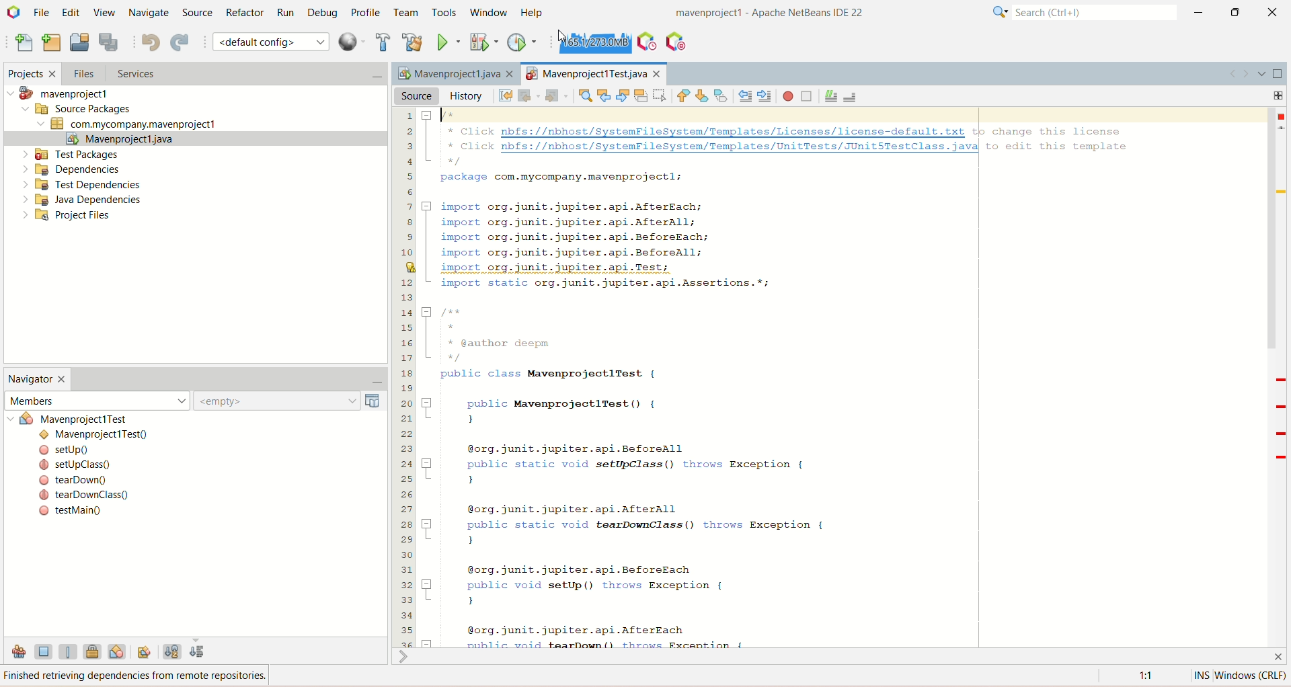 Image resolution: width=1291 pixels, height=687 pixels. Describe the element at coordinates (830, 387) in the screenshot. I see `* Click nbfs://nbhost/SystemFileSystem/Templates/Licenses/license-default.txt tp change this license
* Click nbfs://nbhost/SystemFileSystem/Templates/UnitTests/JUnit5TestClass.javal to edit this template
package com.mycompany.mavenprojectl;
J] import org.junit.jupiter.api.AfterEach;
import org.junit.jupiter.api.Afterall;
import org.junit.jupiter.api.BeforeEach;
import org.junit.jupiter.api.Beforeall;
import org.junit.jupiter.api.Test;
import static org.junit.jupiter.api.Assertions.*;
5 yee
[ * @author deepm
public class MavenprojectlTest {
7 public MavenprojectlTest() {
)
@org.junit.jupiter.api.Beforeall
7 public static void setUpClass() throws Exception {
)
@org.junit.jupiter.api.Afterall
7 public static void tearDownClass() throws Exception {
)
@org.junit.jupiter.api.BeforeEach
7 public void setUp() throws Exception {
)
@org.junit.jupiter.api.AfterEach
=1 miblic void tearDown() throws Fxcention (` at that location.